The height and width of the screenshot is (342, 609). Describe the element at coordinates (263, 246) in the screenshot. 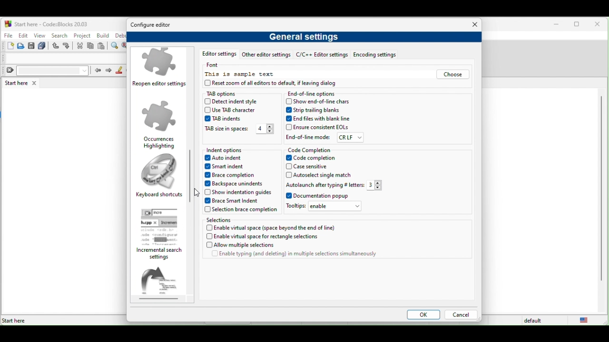

I see `allow multiple selections` at that location.